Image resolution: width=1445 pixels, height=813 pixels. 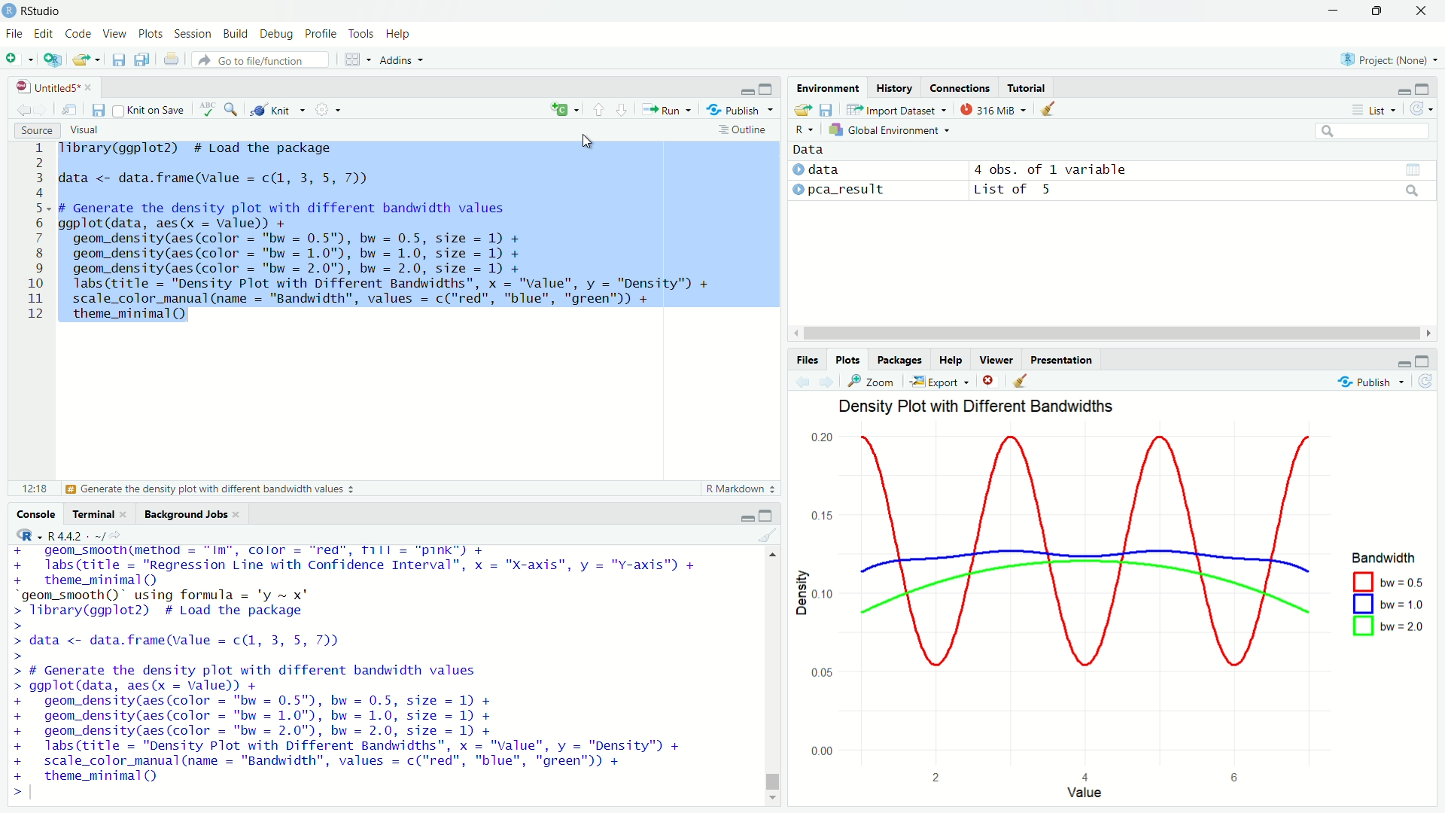 What do you see at coordinates (1374, 109) in the screenshot?
I see `List` at bounding box center [1374, 109].